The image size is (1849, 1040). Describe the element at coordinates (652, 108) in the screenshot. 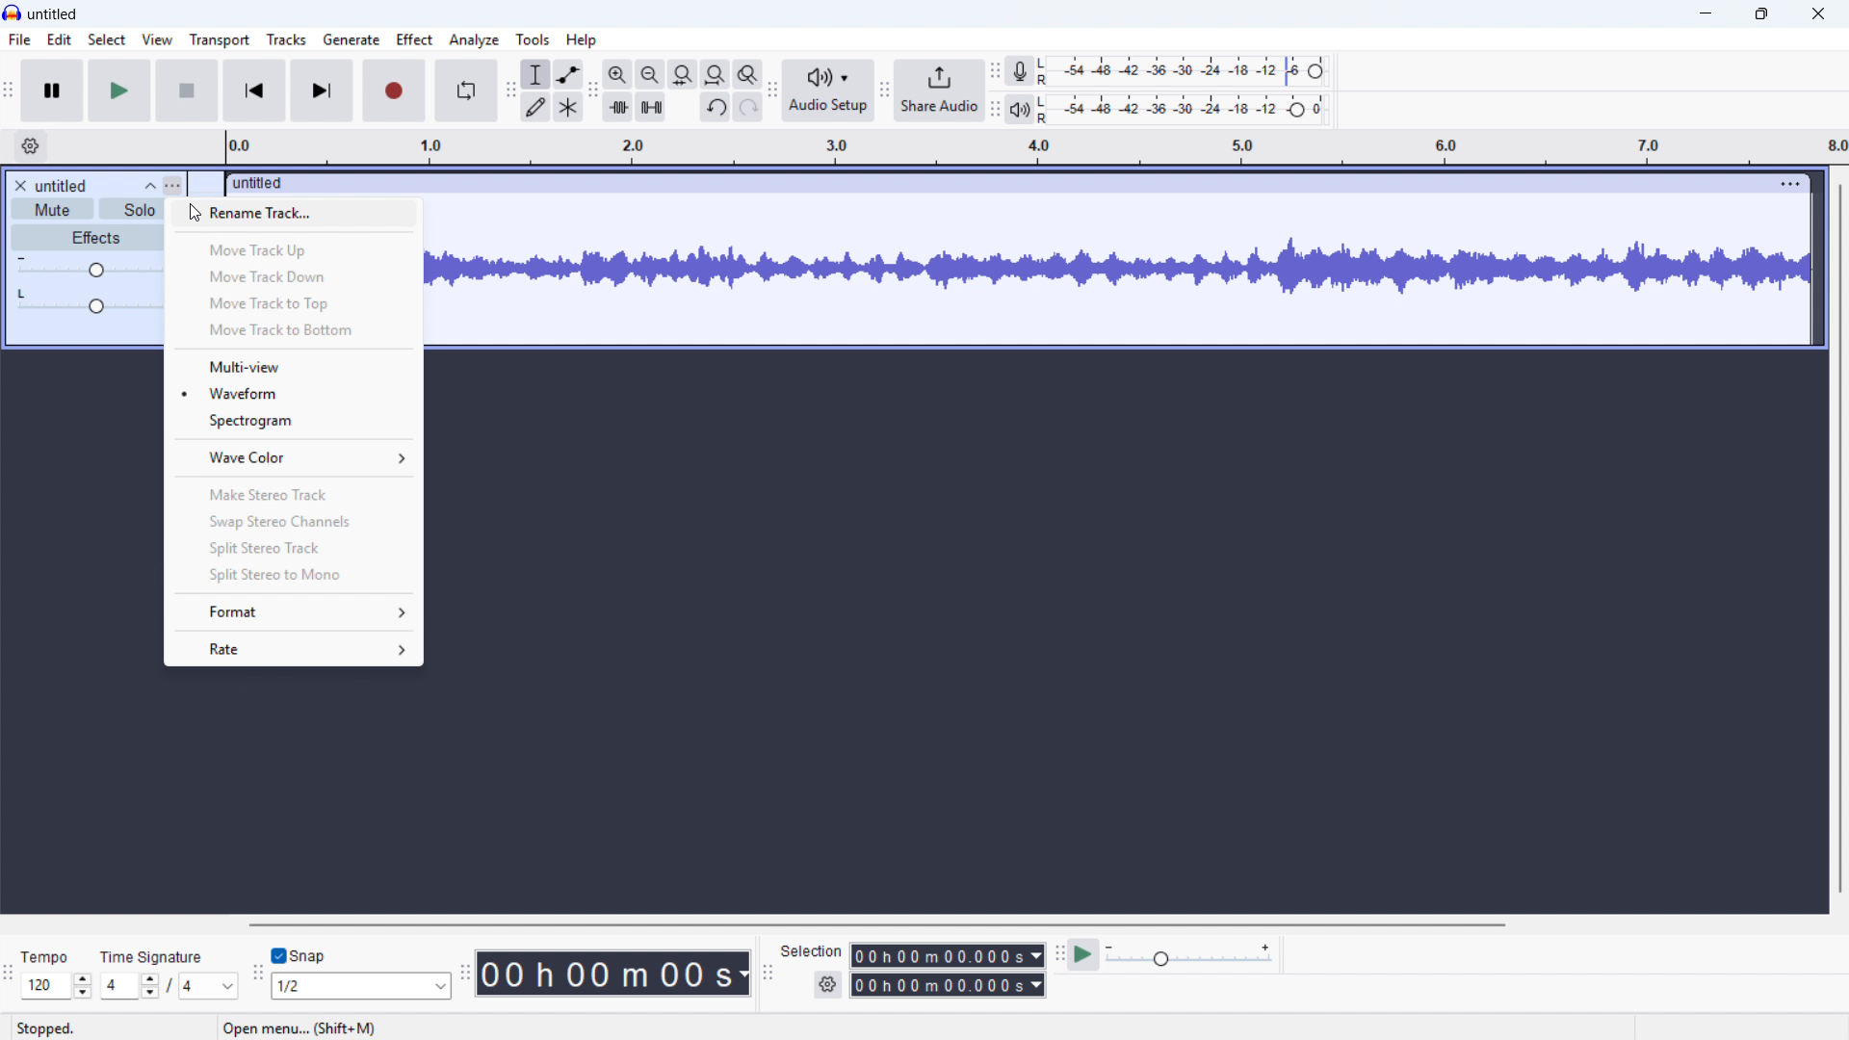

I see `Silence audio selection ` at that location.